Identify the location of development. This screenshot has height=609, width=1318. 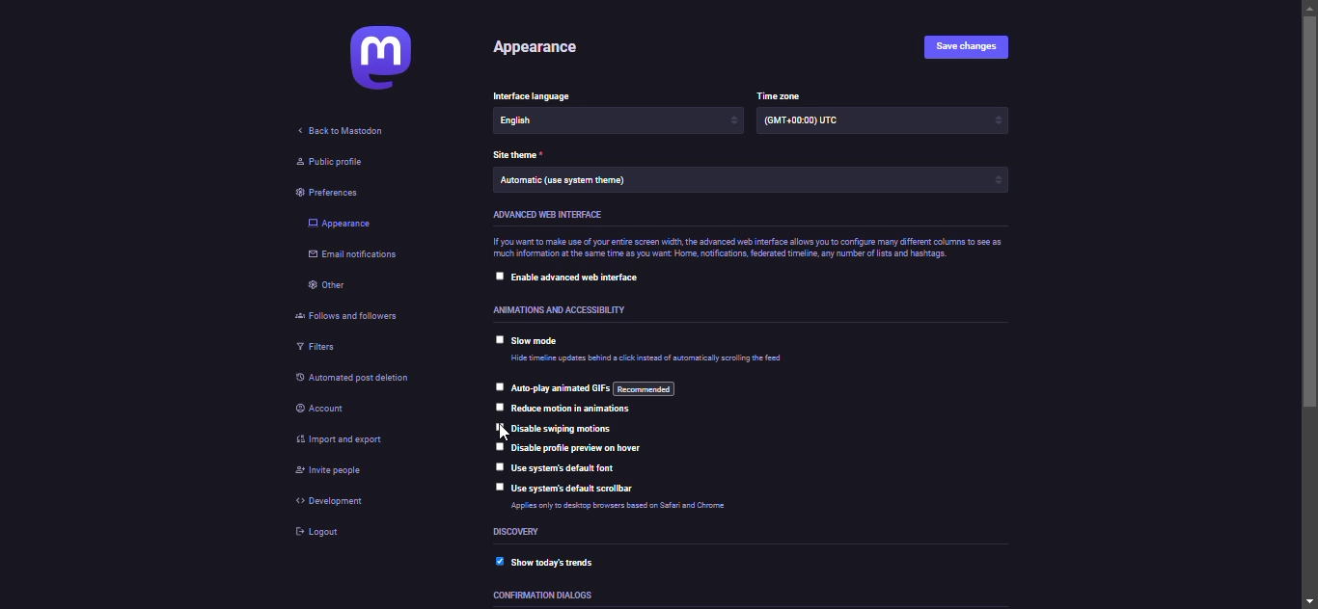
(334, 502).